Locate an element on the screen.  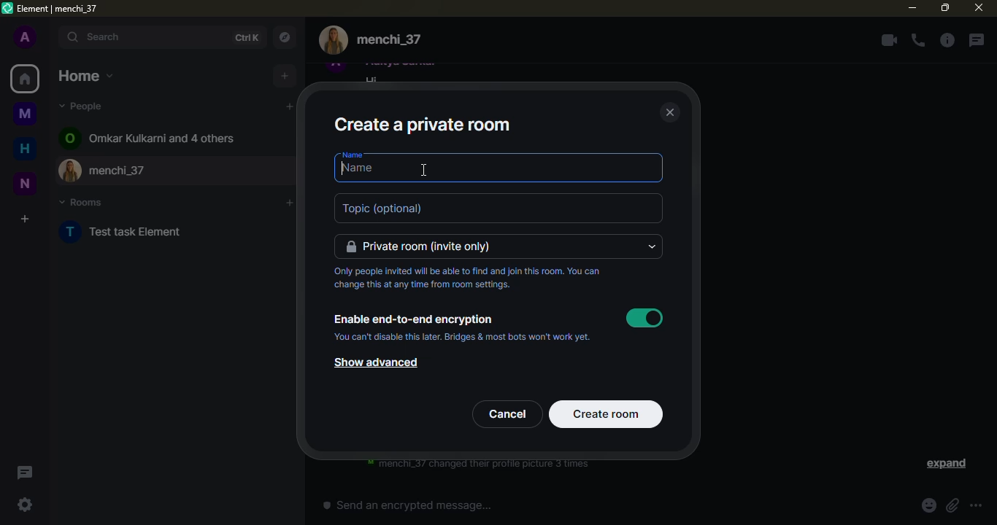
Send an encrypted message... is located at coordinates (407, 505).